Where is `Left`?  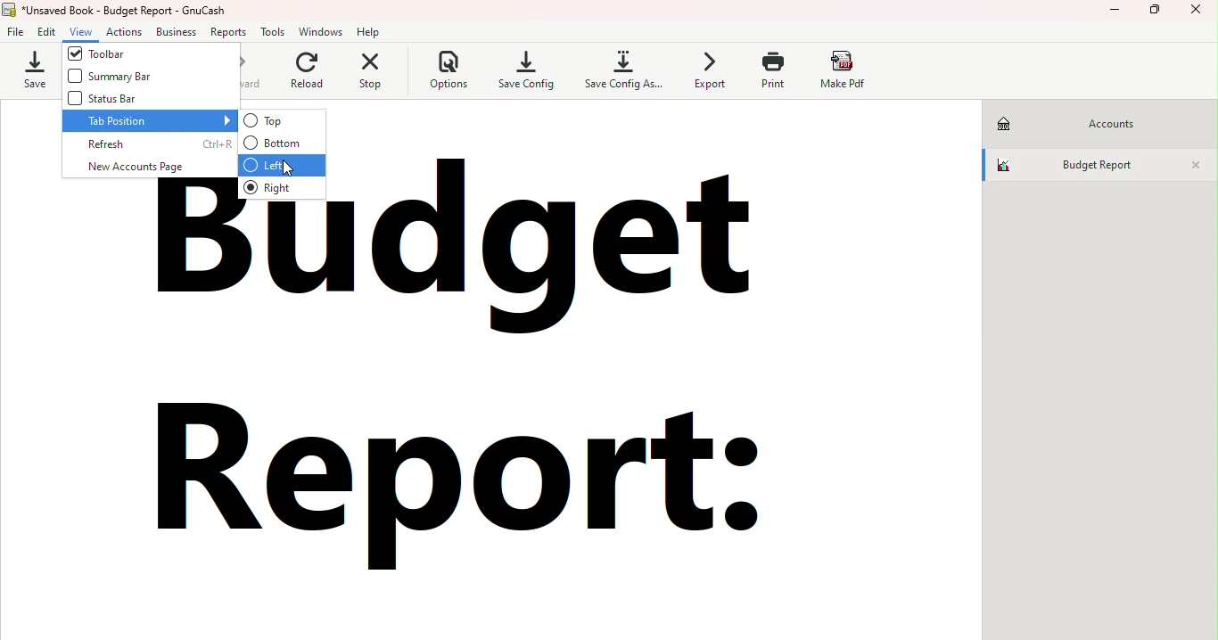 Left is located at coordinates (284, 163).